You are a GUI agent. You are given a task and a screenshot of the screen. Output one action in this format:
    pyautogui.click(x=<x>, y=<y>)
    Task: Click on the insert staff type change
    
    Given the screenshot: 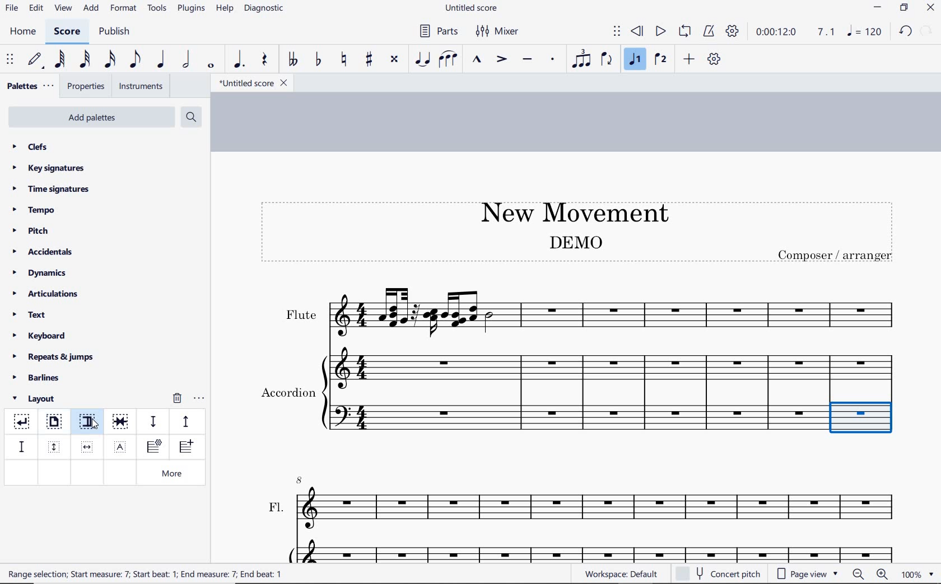 What is the action you would take?
    pyautogui.click(x=154, y=447)
    